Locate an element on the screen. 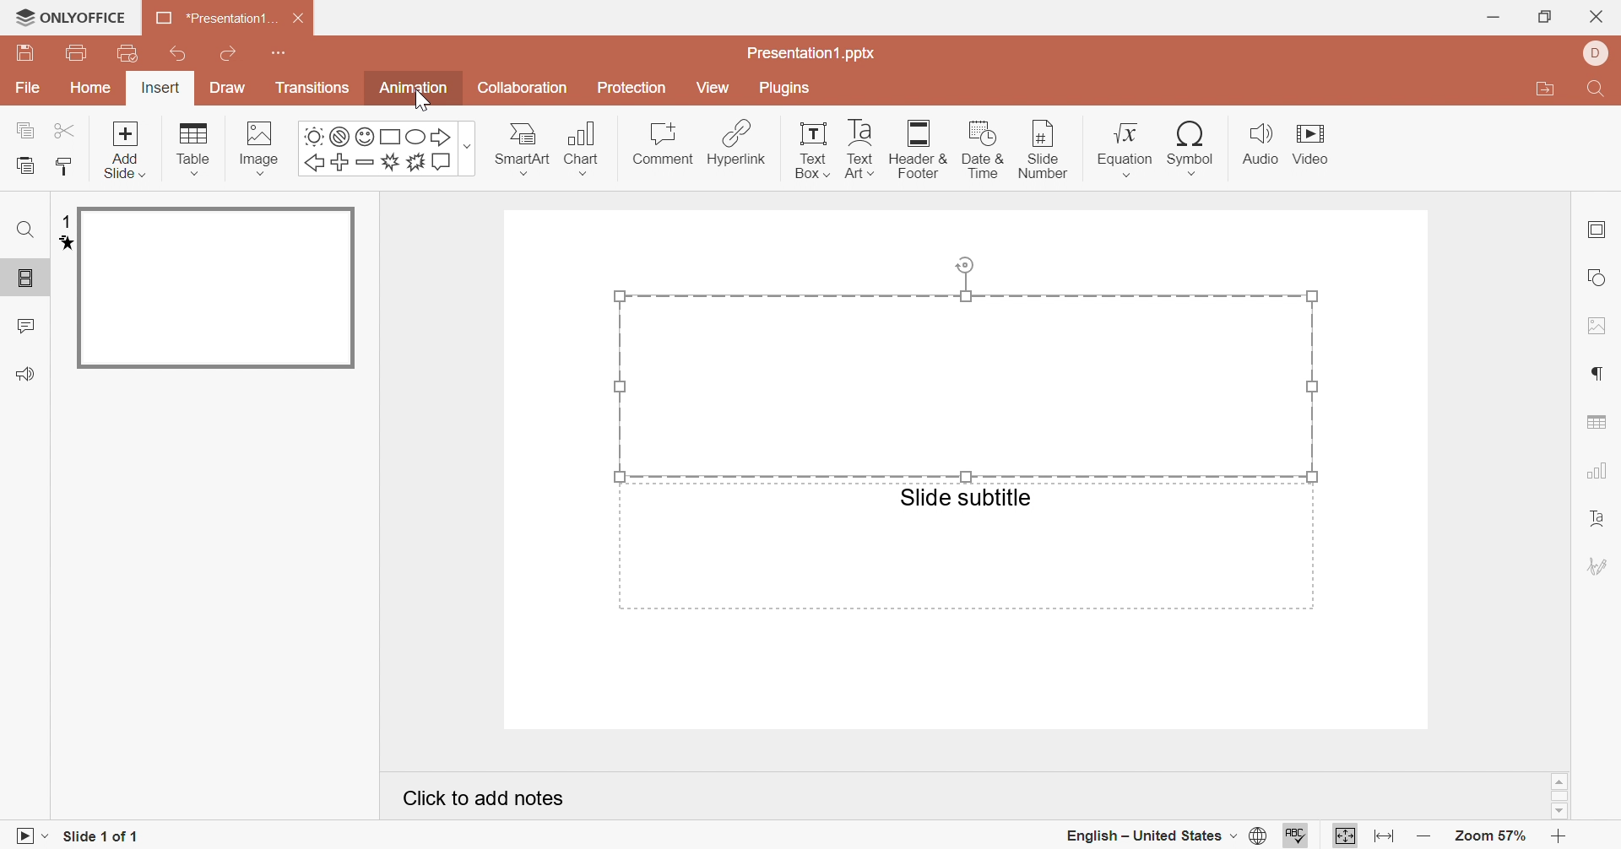  paragraph settings is located at coordinates (1594, 374).